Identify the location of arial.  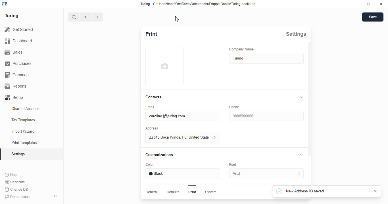
(267, 174).